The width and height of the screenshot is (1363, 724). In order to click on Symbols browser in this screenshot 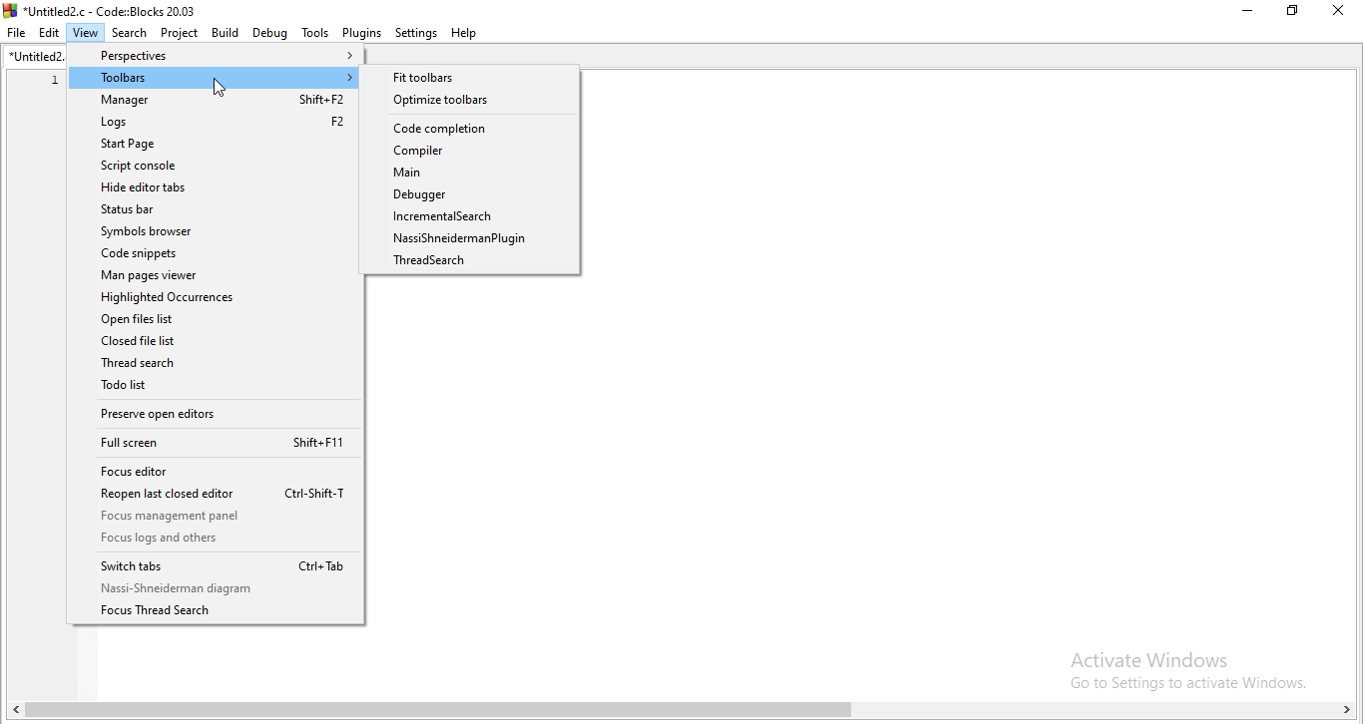, I will do `click(210, 234)`.